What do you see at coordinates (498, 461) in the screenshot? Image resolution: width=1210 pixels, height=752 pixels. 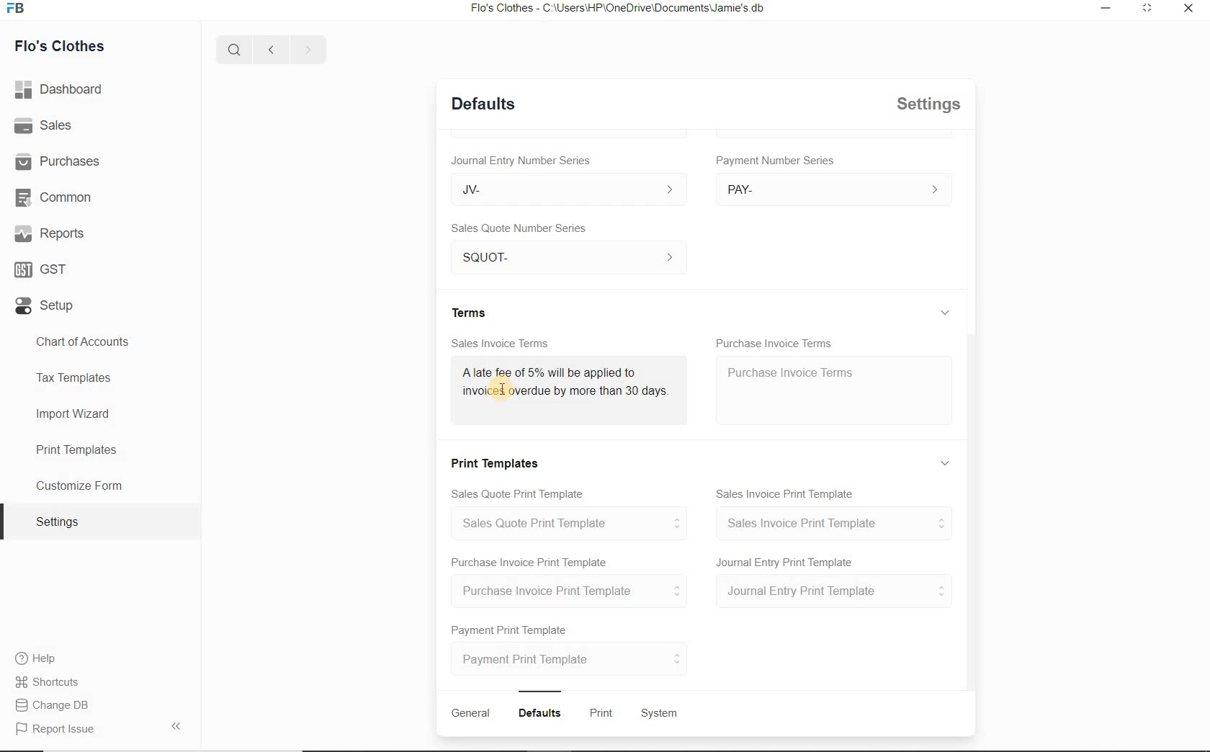 I see `Print Templates` at bounding box center [498, 461].